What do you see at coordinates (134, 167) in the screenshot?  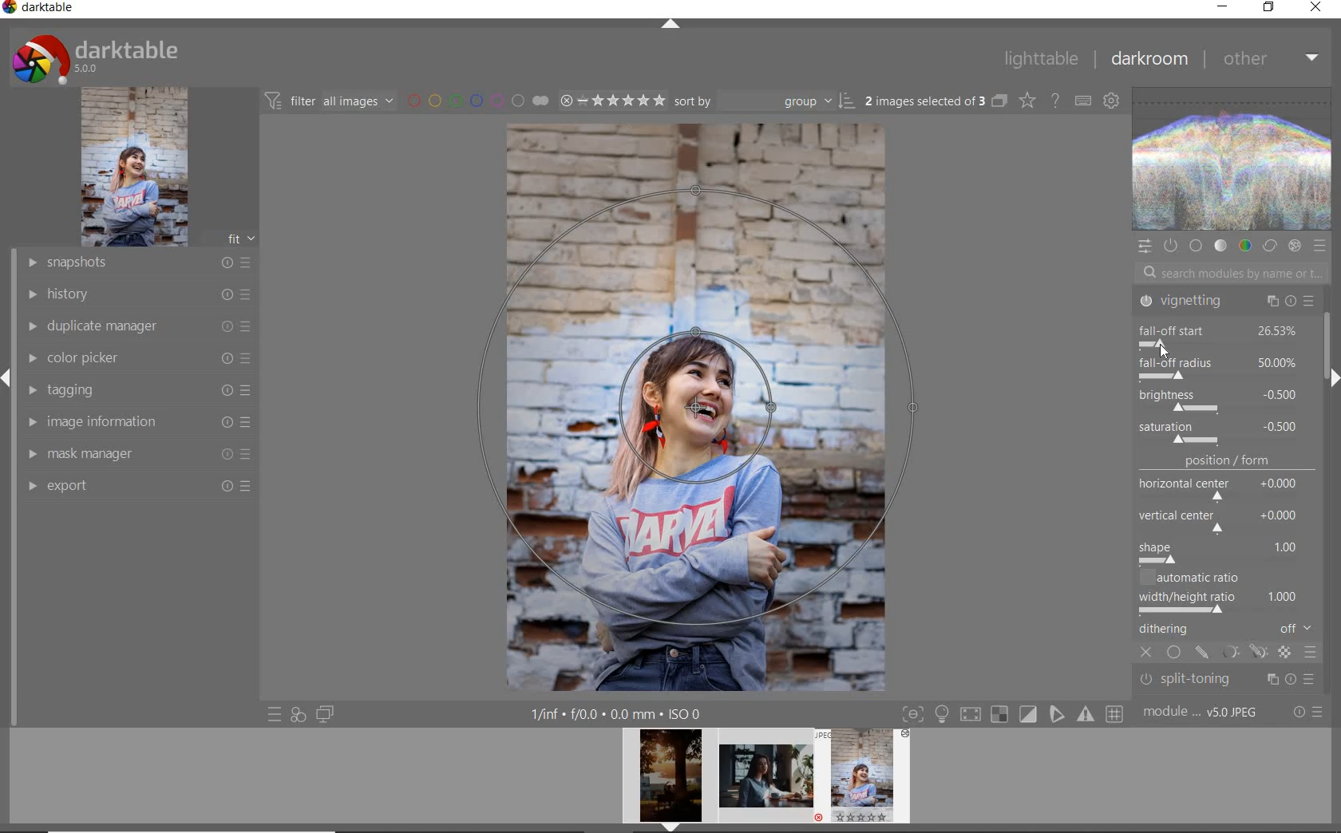 I see `image` at bounding box center [134, 167].